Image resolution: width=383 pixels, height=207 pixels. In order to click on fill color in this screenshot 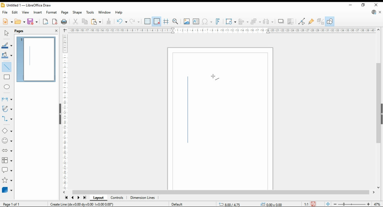, I will do `click(7, 55)`.